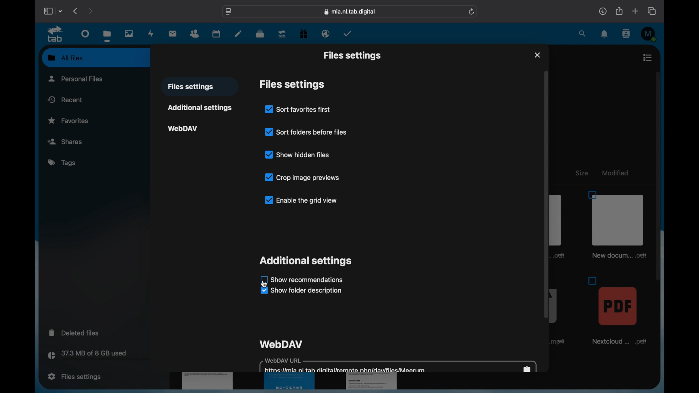 The image size is (699, 393). I want to click on contacts, so click(195, 34).